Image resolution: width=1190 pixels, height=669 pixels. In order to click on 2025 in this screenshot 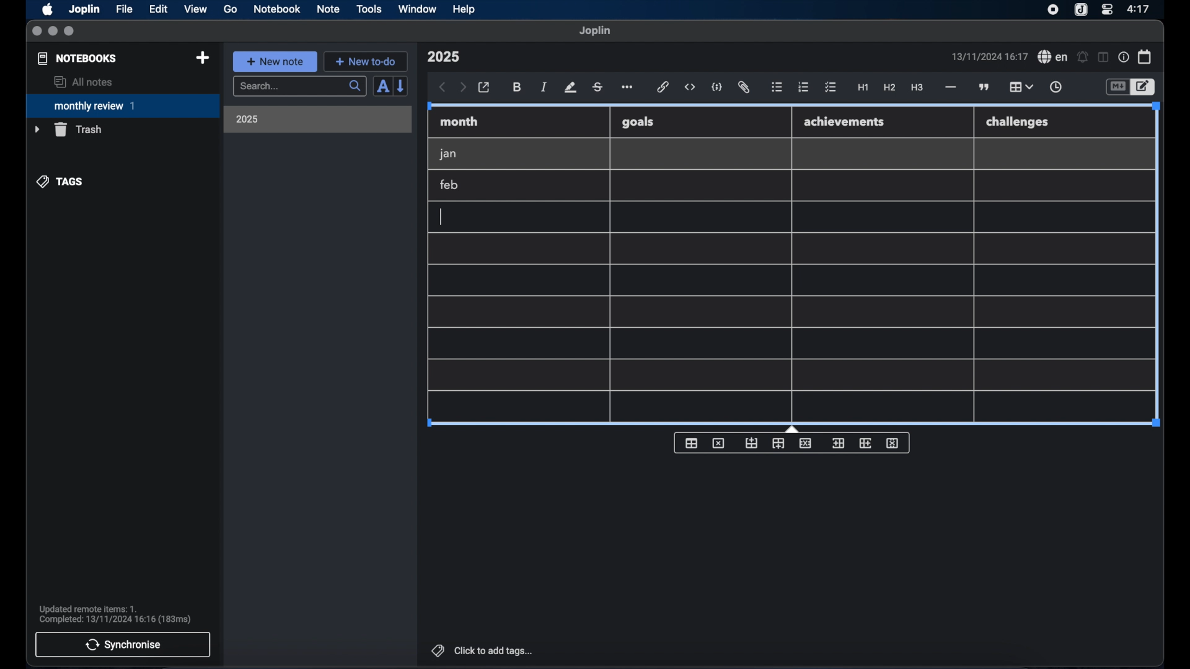, I will do `click(247, 119)`.